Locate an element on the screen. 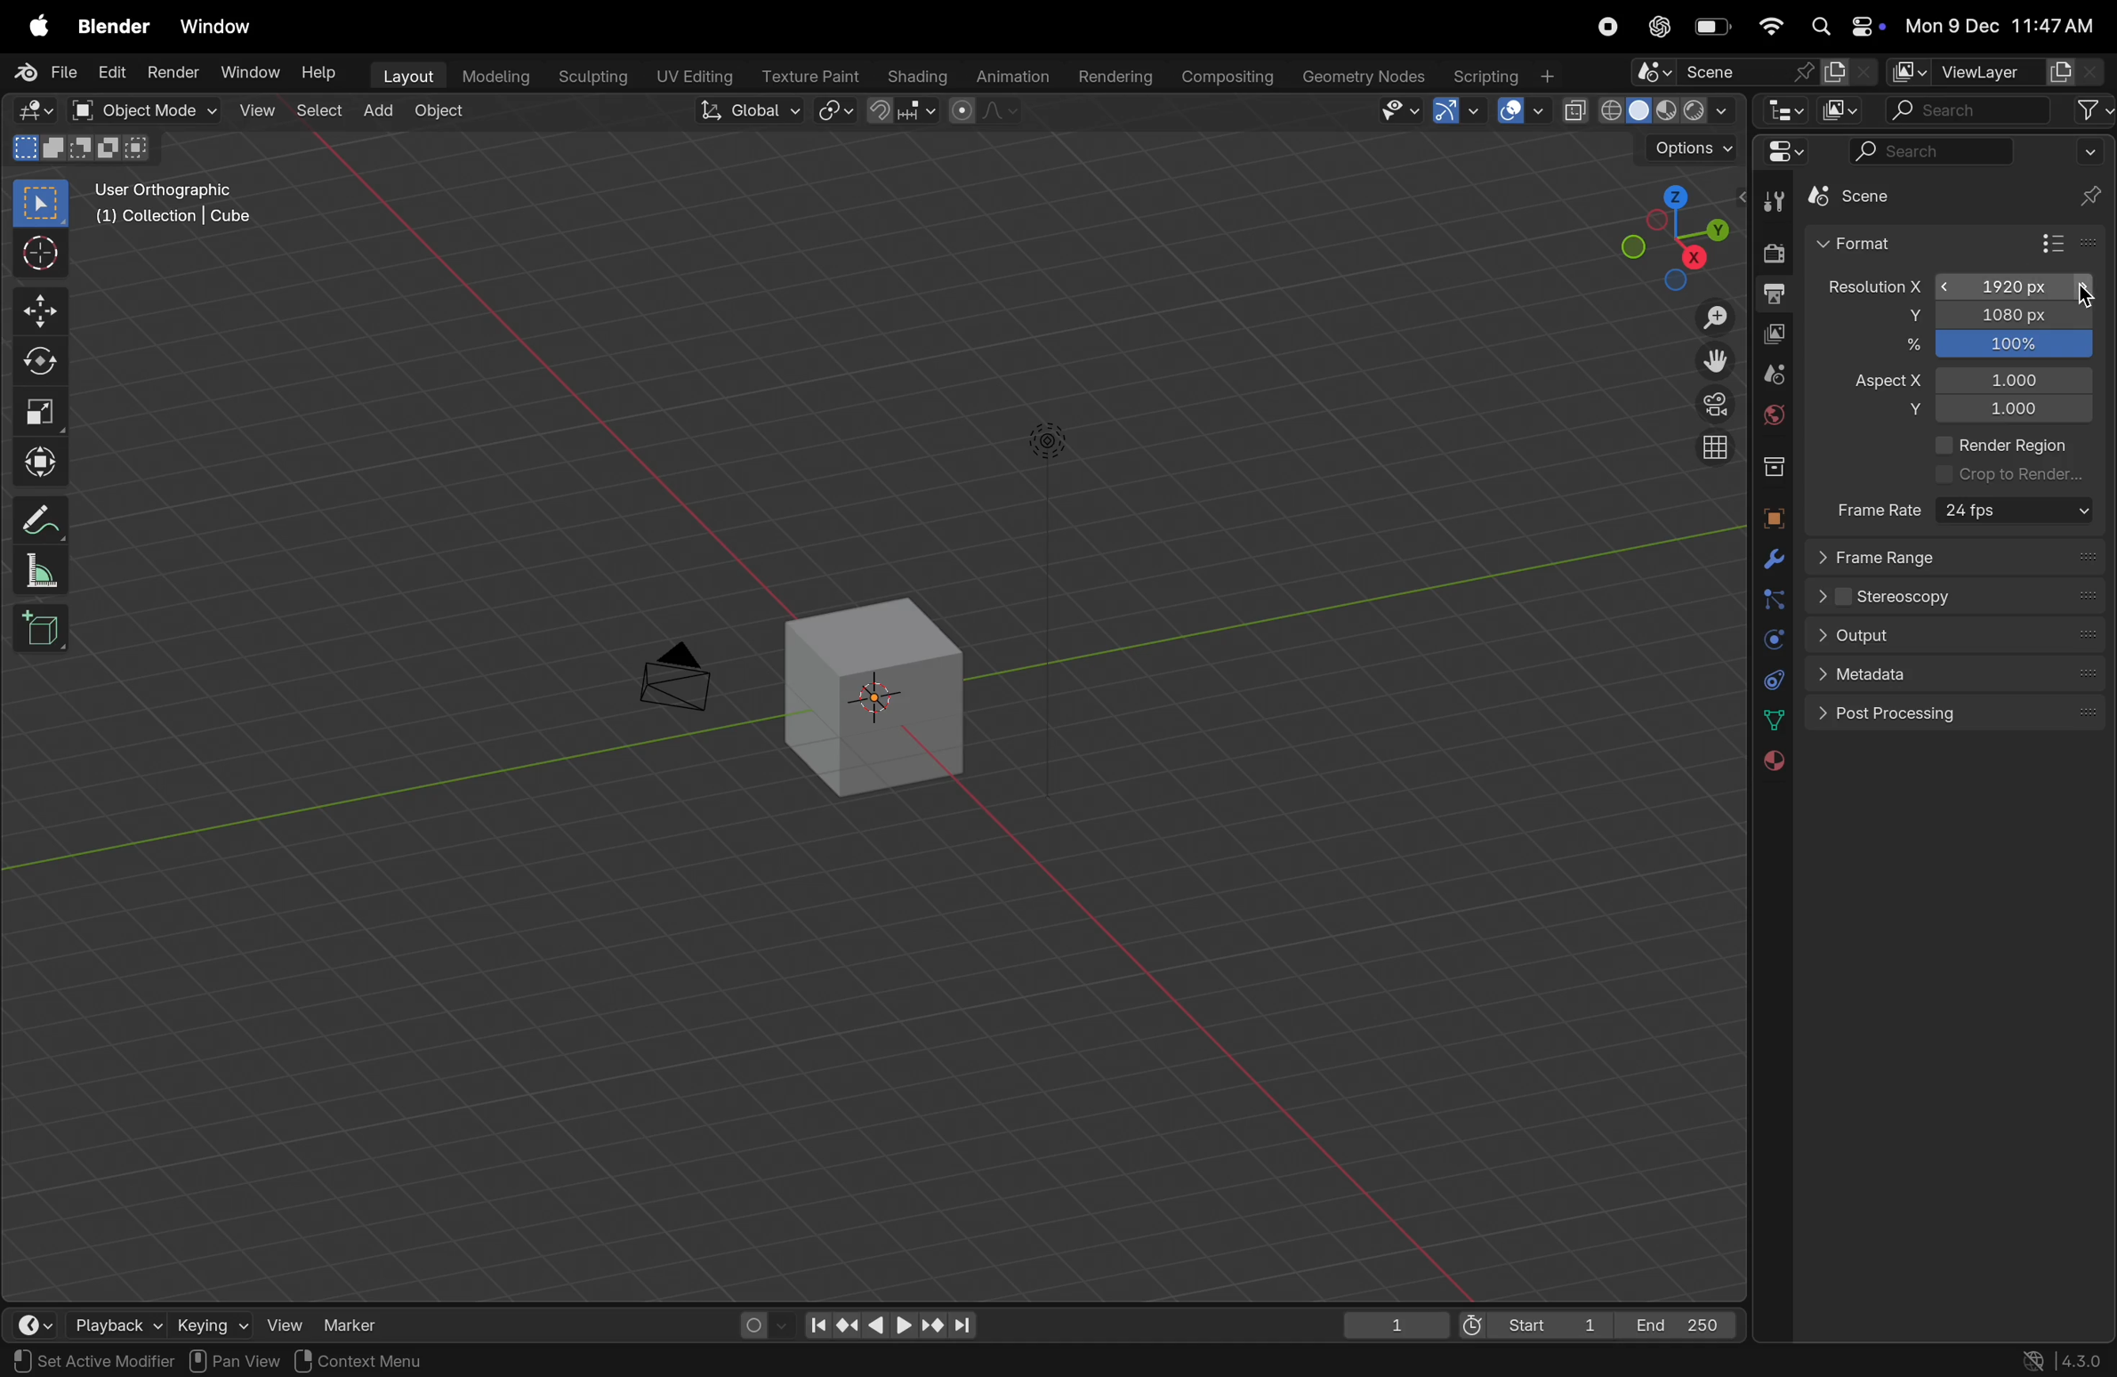  !920 presets is located at coordinates (2012, 287).